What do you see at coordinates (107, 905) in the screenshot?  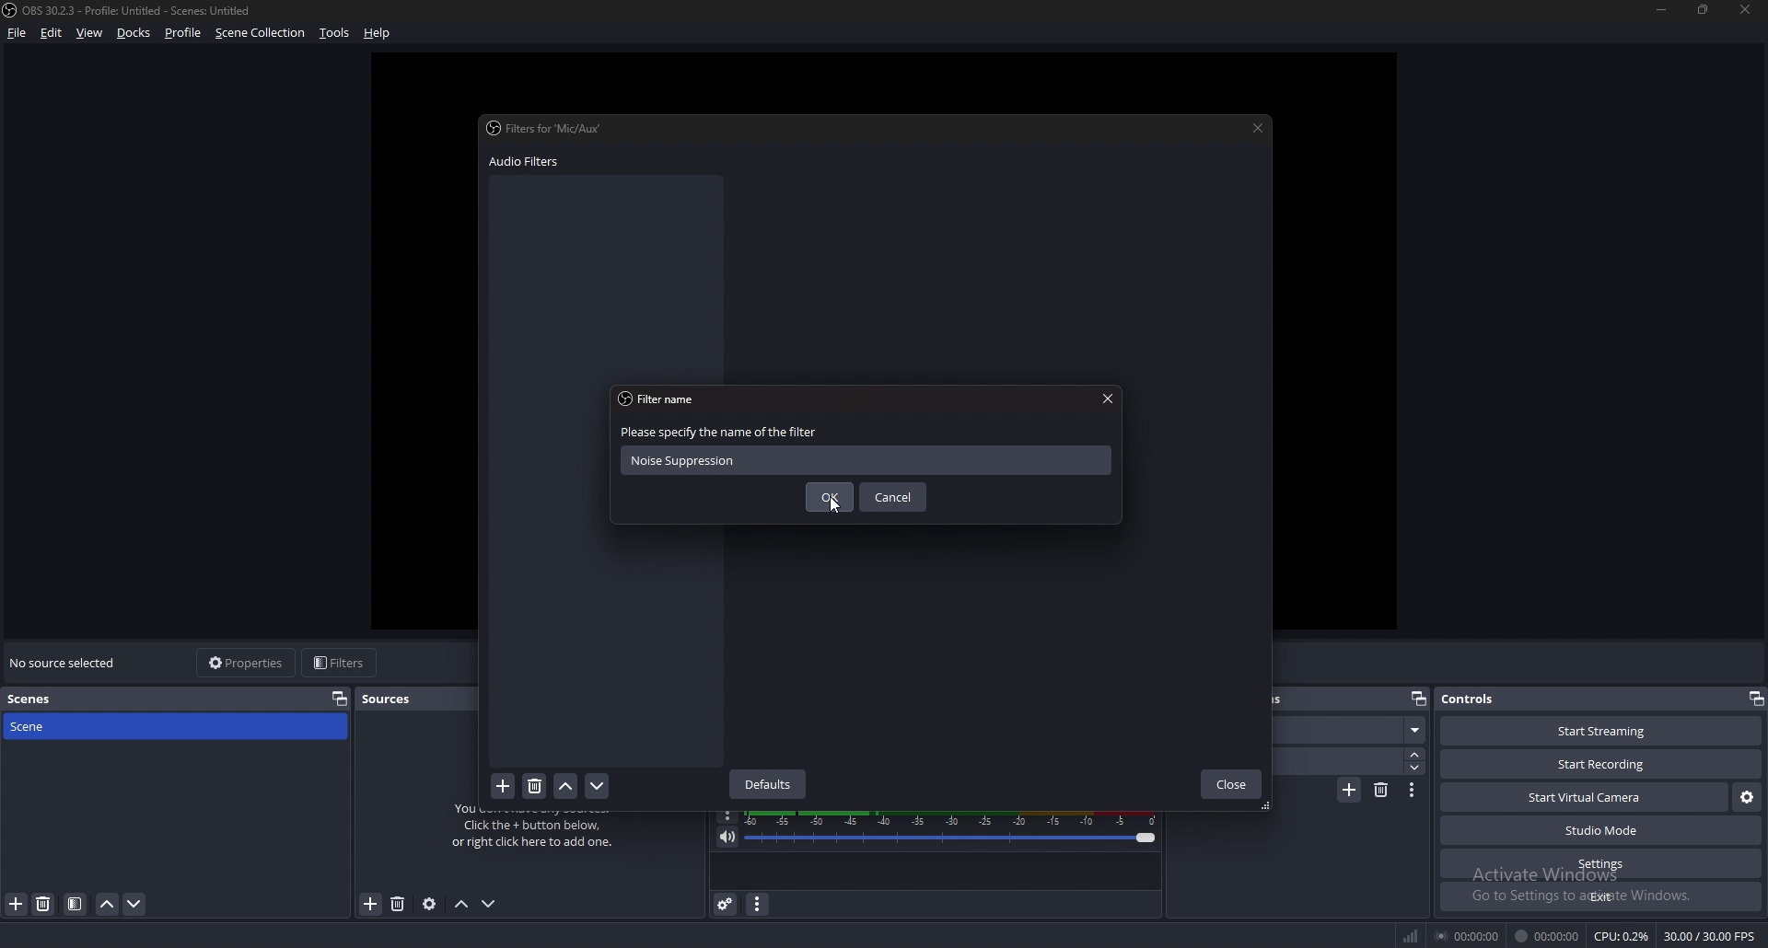 I see `move scene up` at bounding box center [107, 905].